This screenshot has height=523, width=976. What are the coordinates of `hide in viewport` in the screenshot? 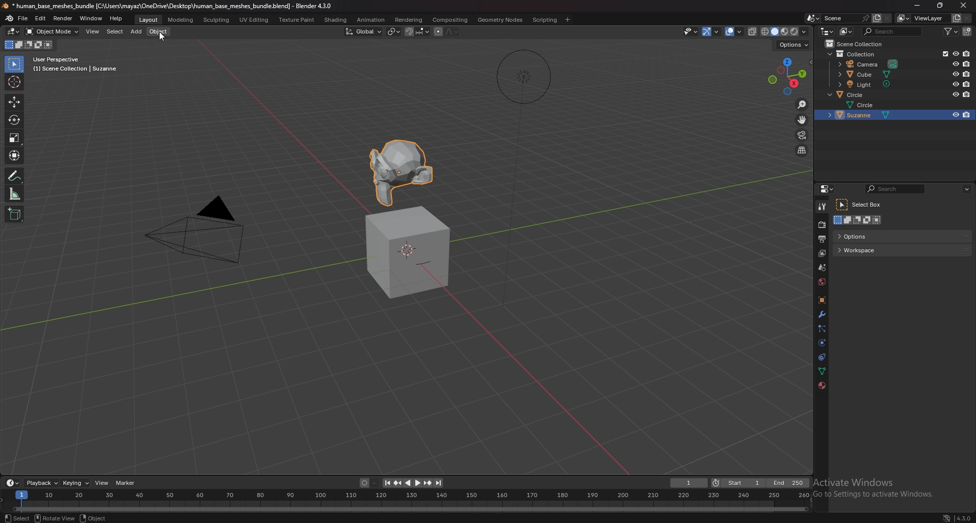 It's located at (955, 115).